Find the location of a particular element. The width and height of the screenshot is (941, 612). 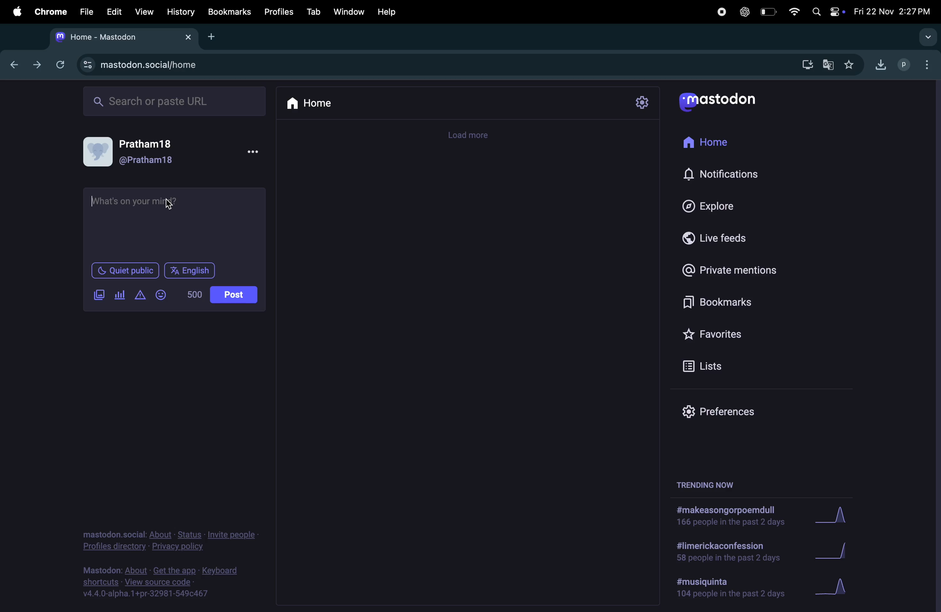

limerick confession is located at coordinates (734, 550).